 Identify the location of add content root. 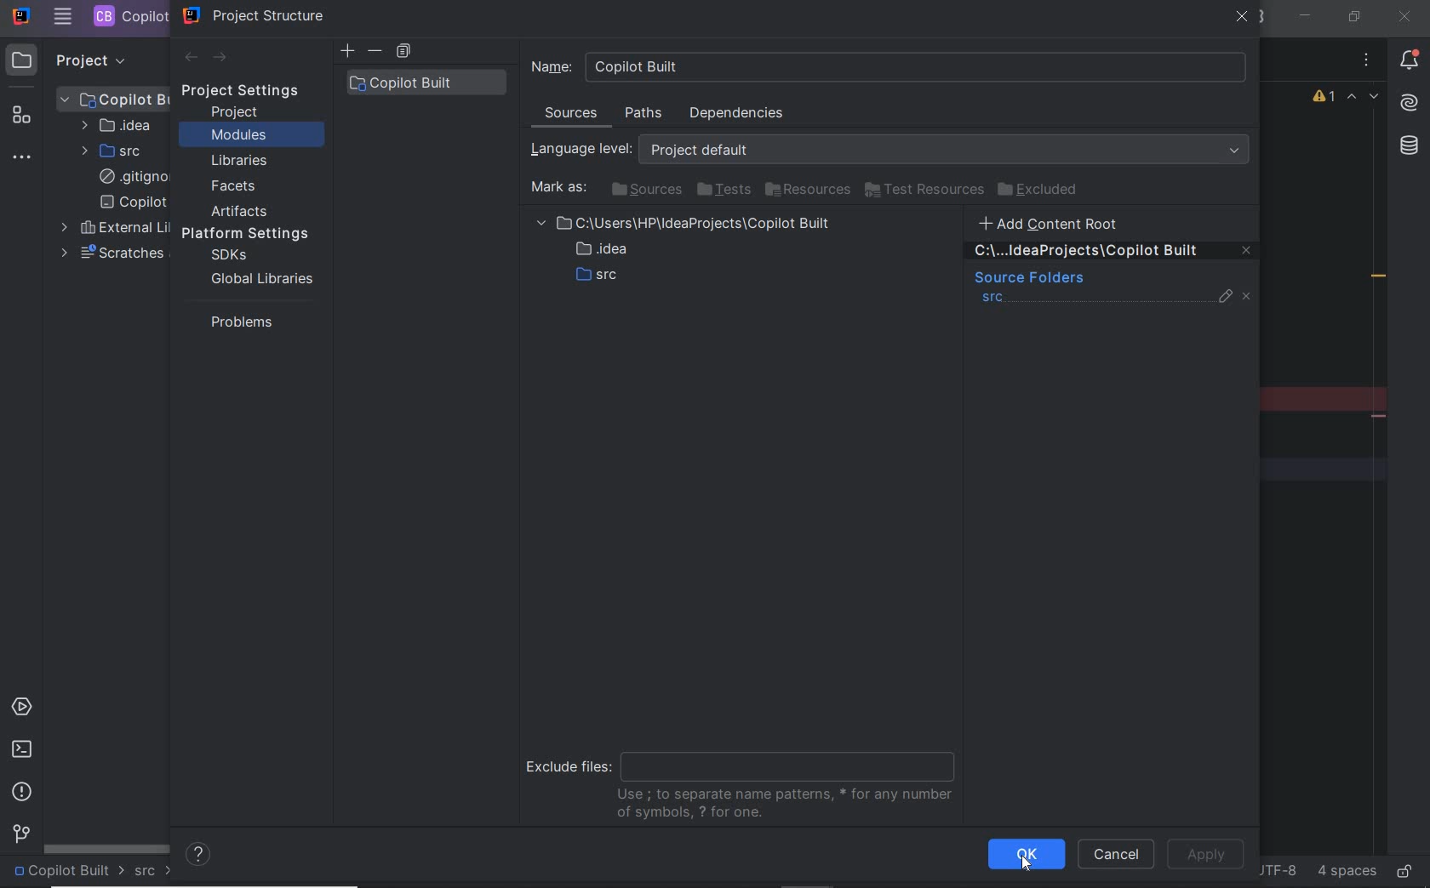
(1059, 223).